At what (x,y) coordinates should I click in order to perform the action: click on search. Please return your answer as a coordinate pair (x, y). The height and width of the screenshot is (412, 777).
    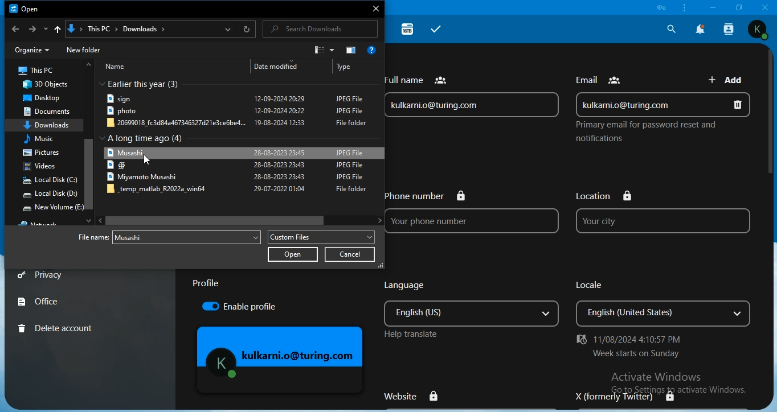
    Looking at the image, I should click on (318, 30).